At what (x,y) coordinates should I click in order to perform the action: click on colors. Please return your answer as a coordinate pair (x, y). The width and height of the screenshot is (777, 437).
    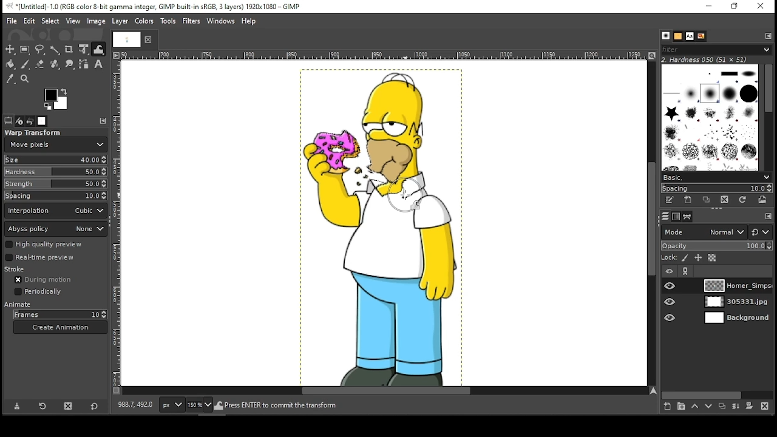
    Looking at the image, I should click on (58, 99).